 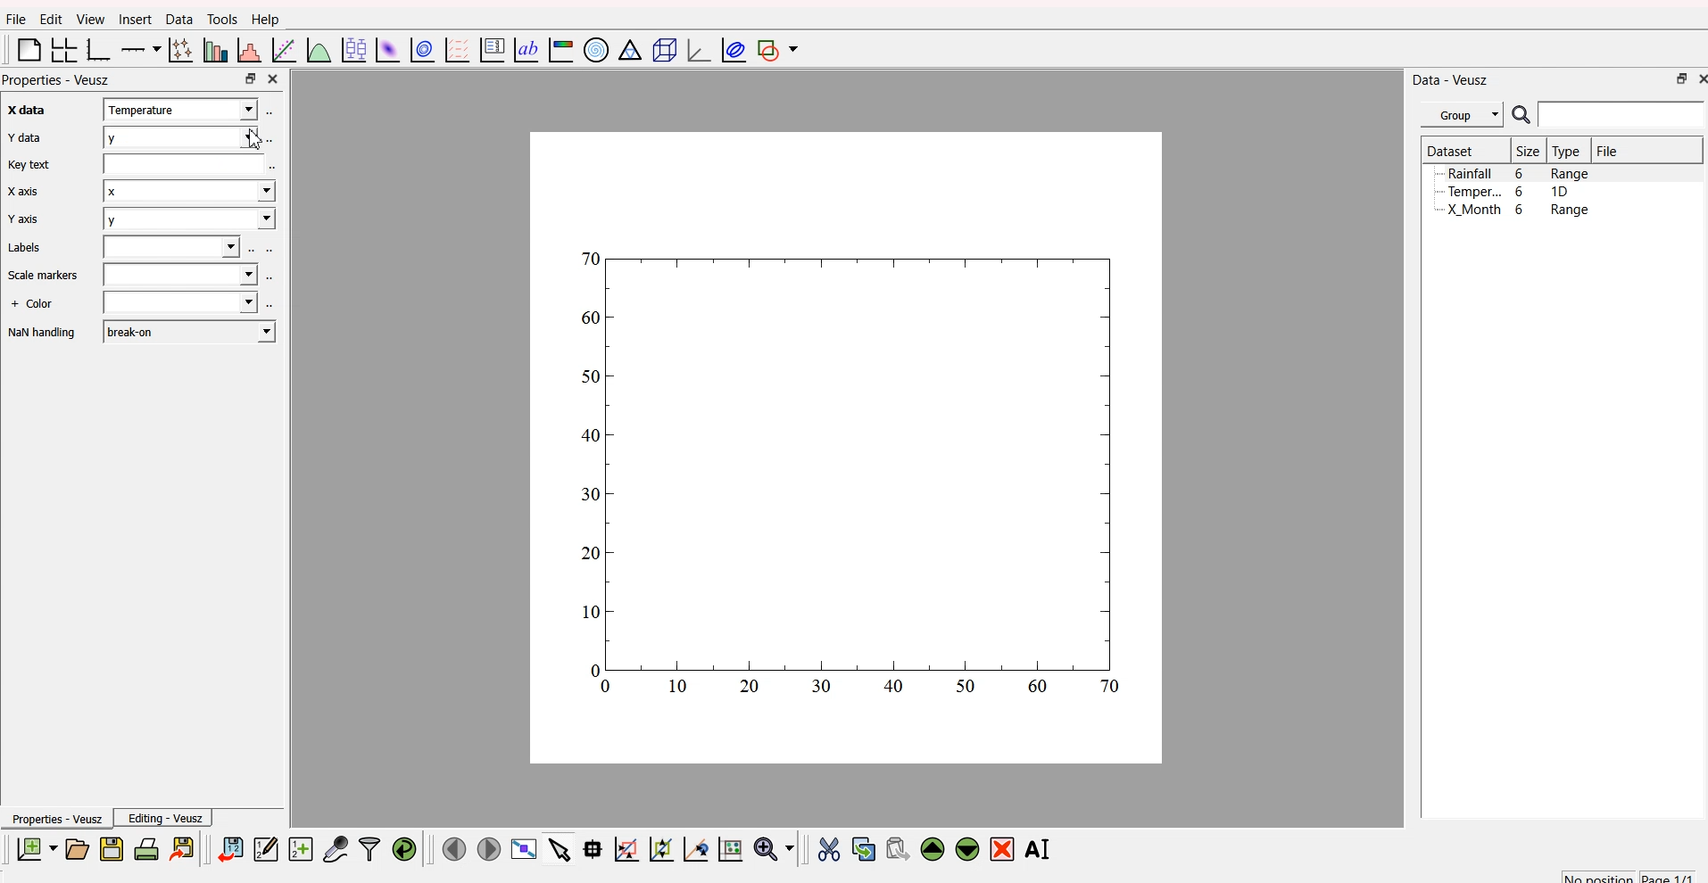 I want to click on cursor, so click(x=261, y=139).